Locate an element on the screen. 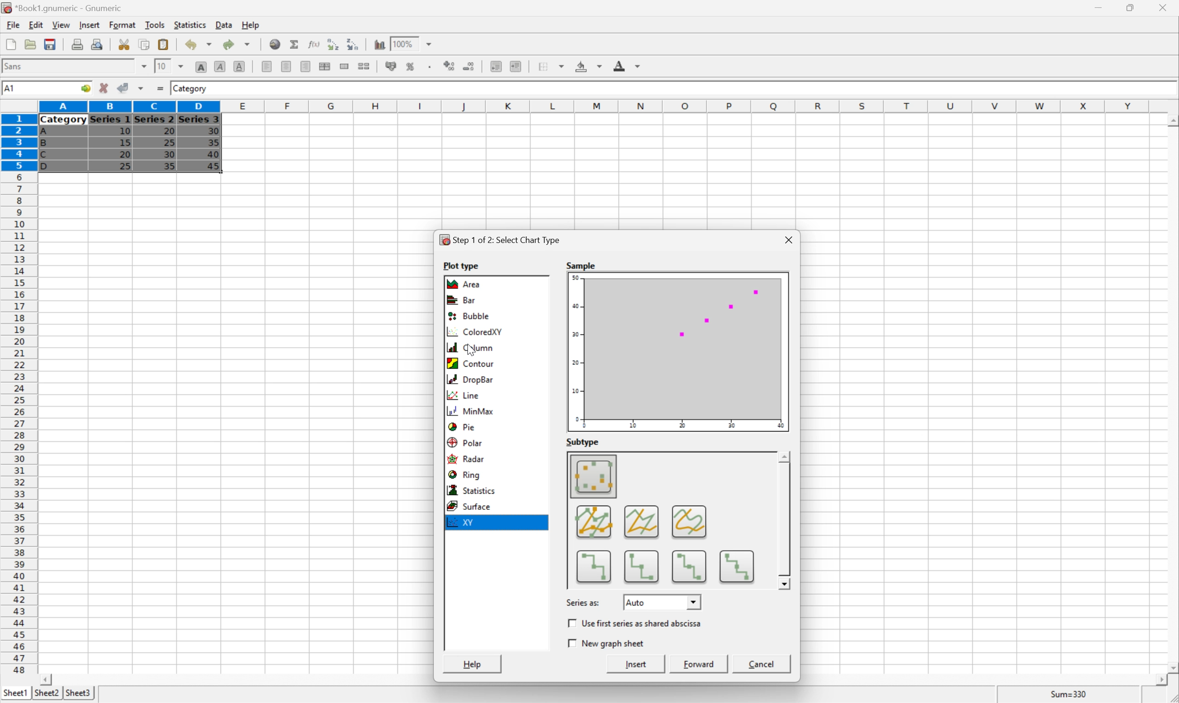  Italic is located at coordinates (219, 66).